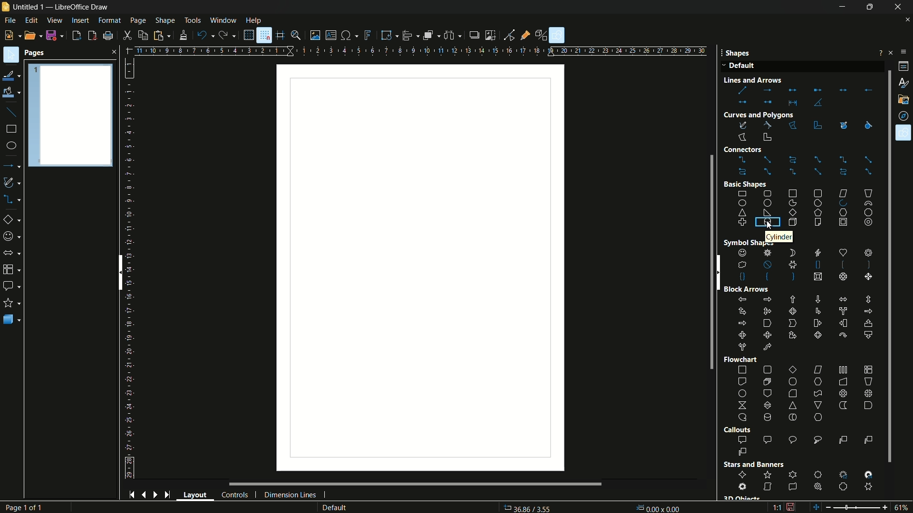 Image resolution: width=913 pixels, height=513 pixels. I want to click on Stars, so click(757, 465).